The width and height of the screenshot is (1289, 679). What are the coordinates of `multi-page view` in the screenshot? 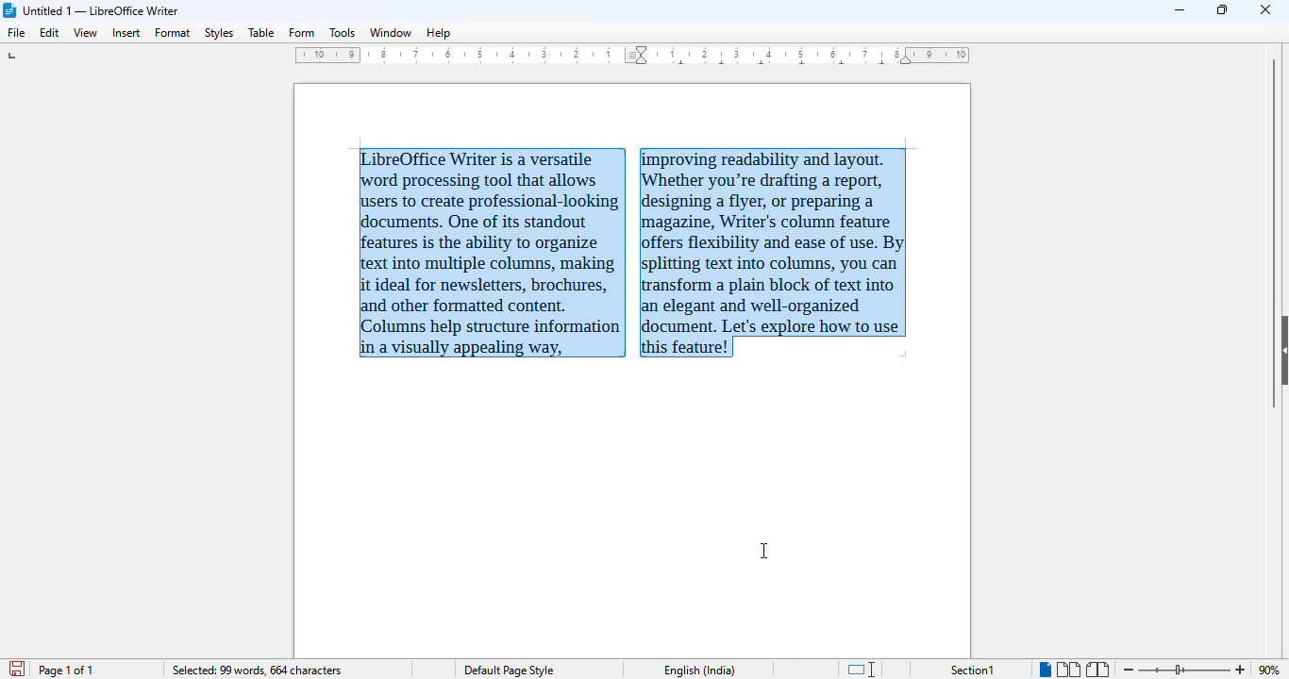 It's located at (1068, 670).